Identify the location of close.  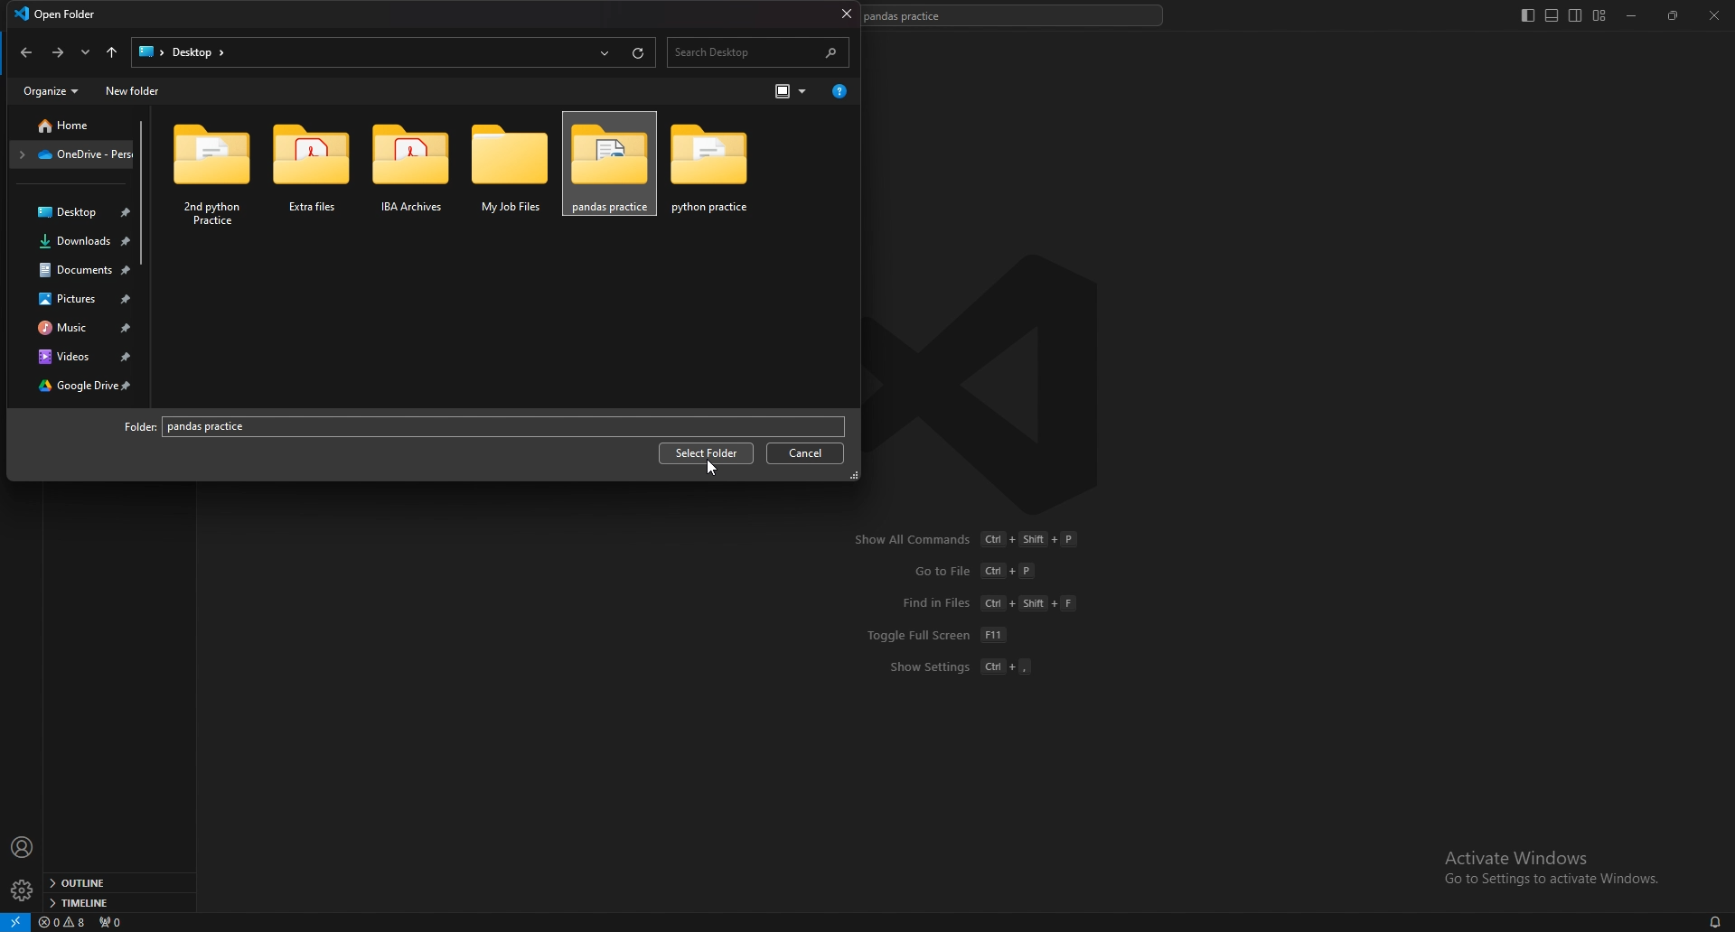
(844, 14).